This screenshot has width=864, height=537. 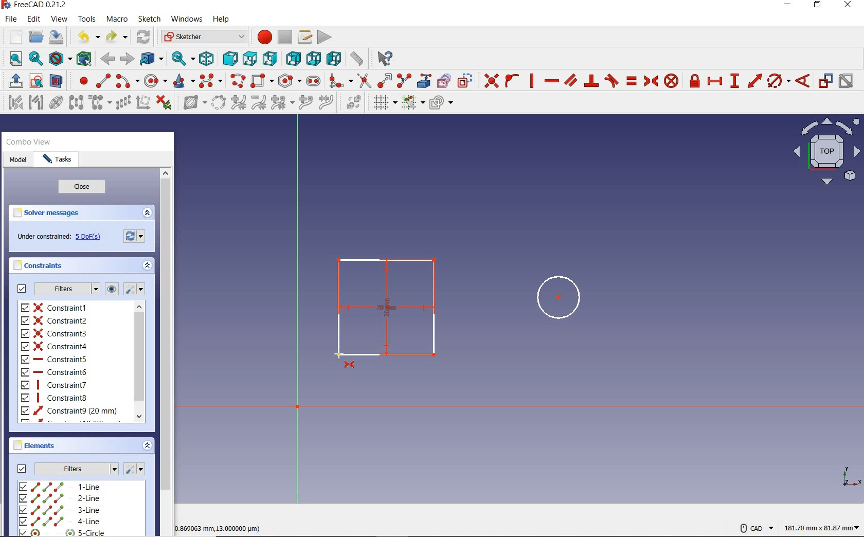 I want to click on scrollbar, so click(x=140, y=363).